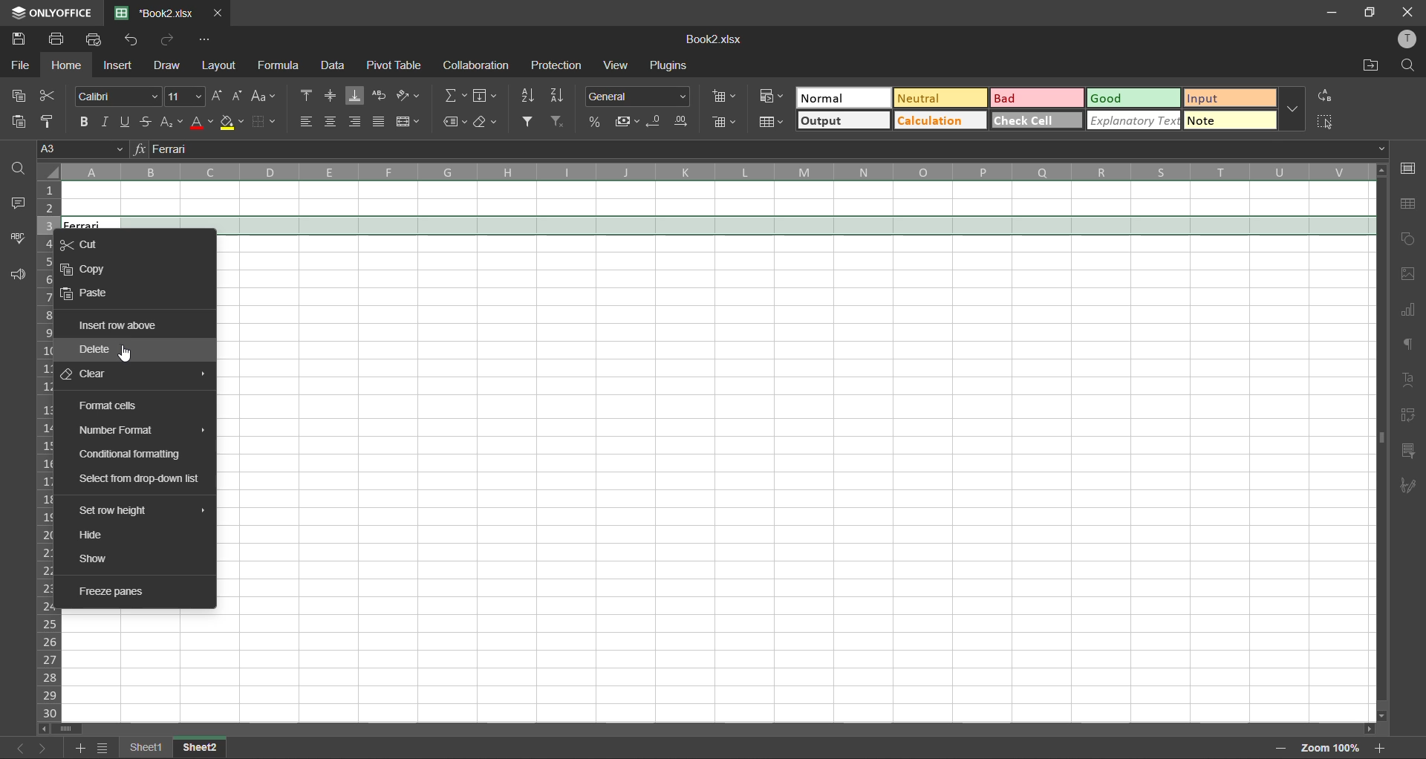 This screenshot has height=759, width=1426. Describe the element at coordinates (530, 122) in the screenshot. I see `filter` at that location.